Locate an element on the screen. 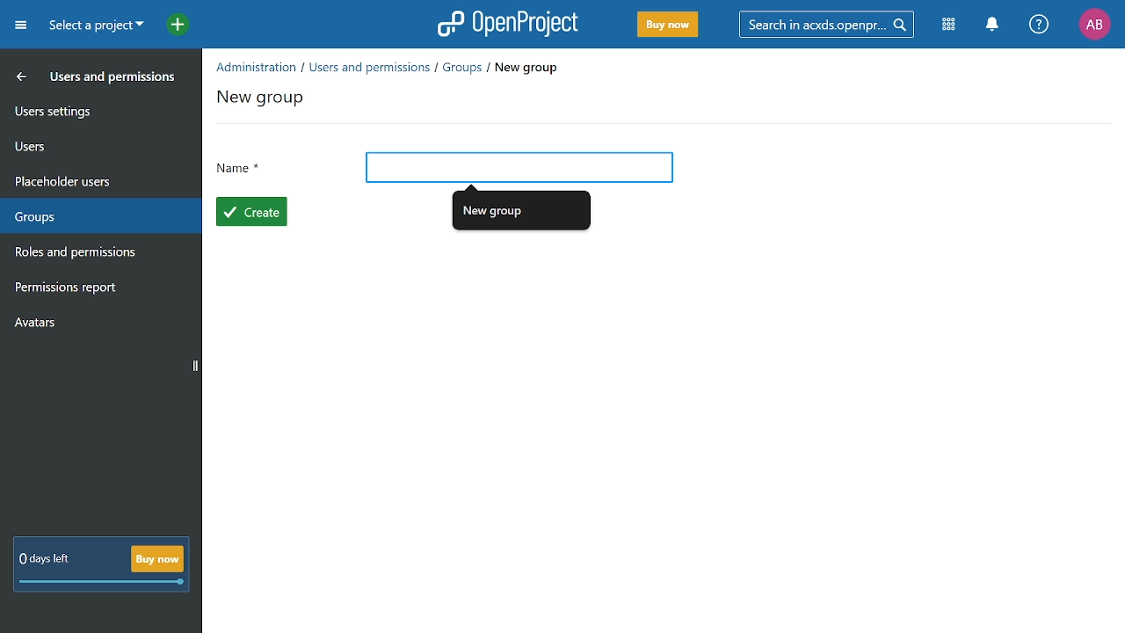  New group is located at coordinates (263, 101).